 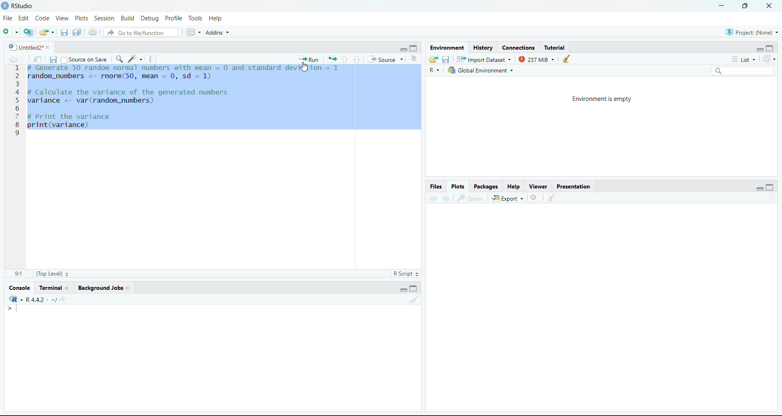 I want to click on forward, so click(x=446, y=198).